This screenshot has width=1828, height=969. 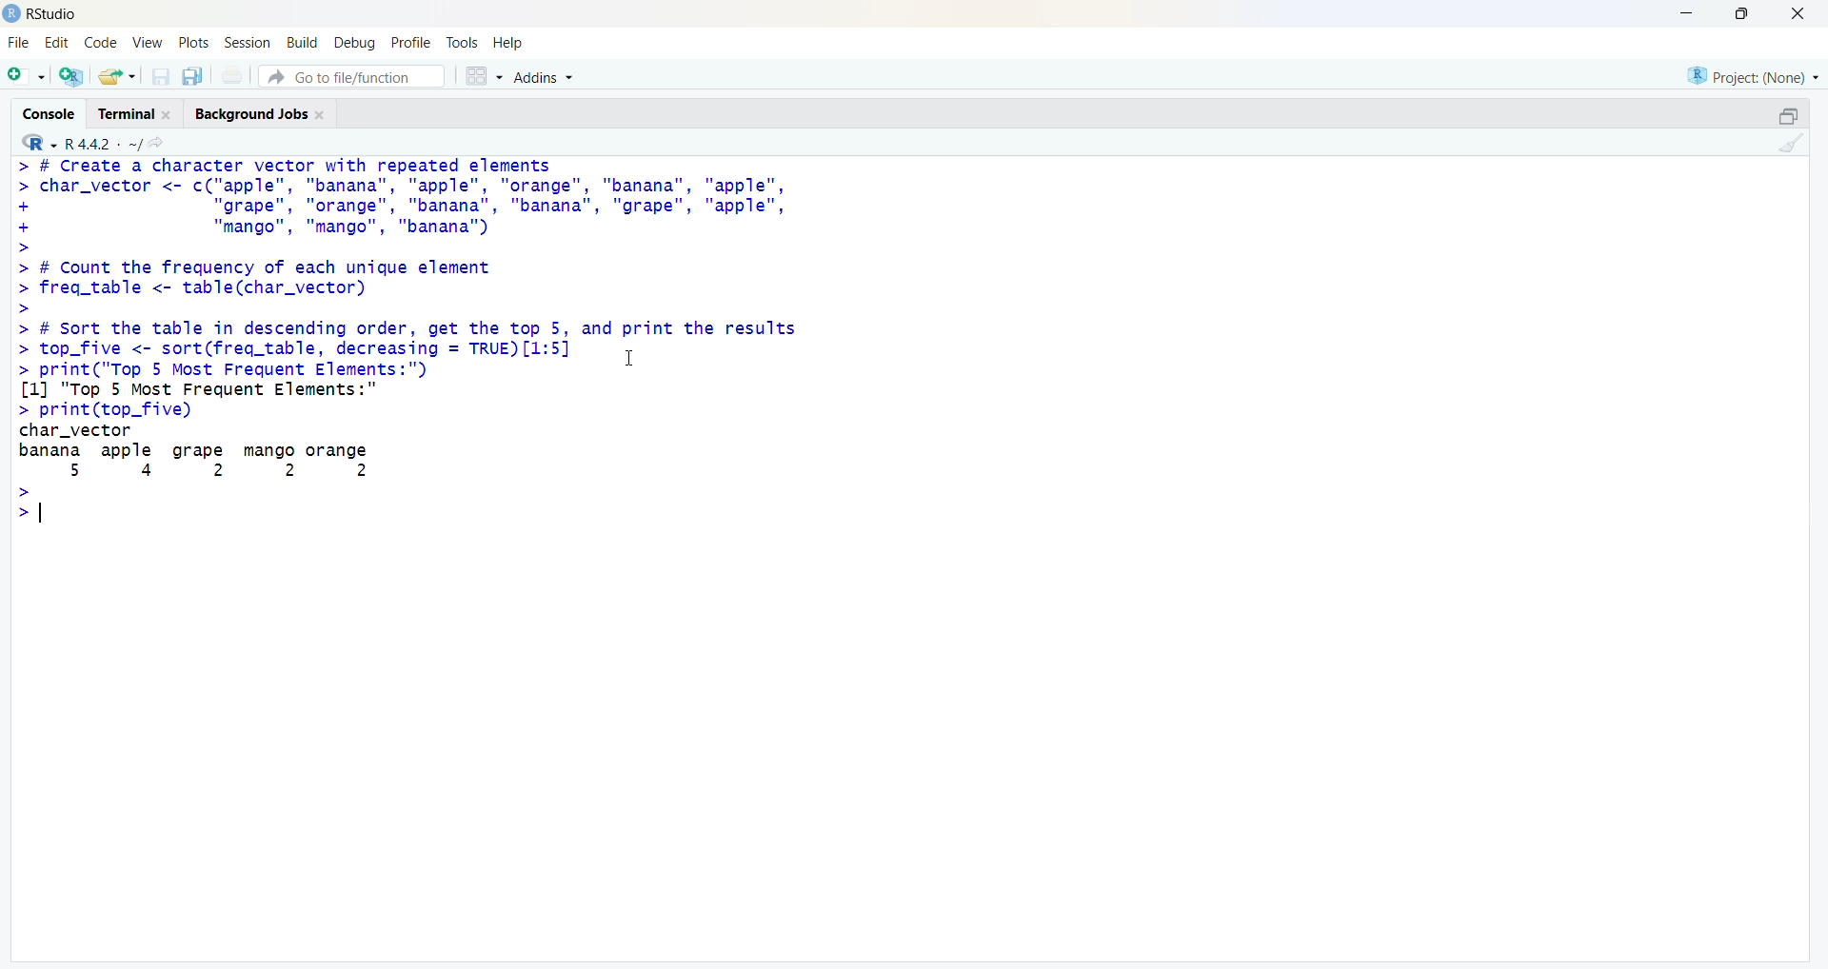 What do you see at coordinates (1679, 16) in the screenshot?
I see `Minimize` at bounding box center [1679, 16].